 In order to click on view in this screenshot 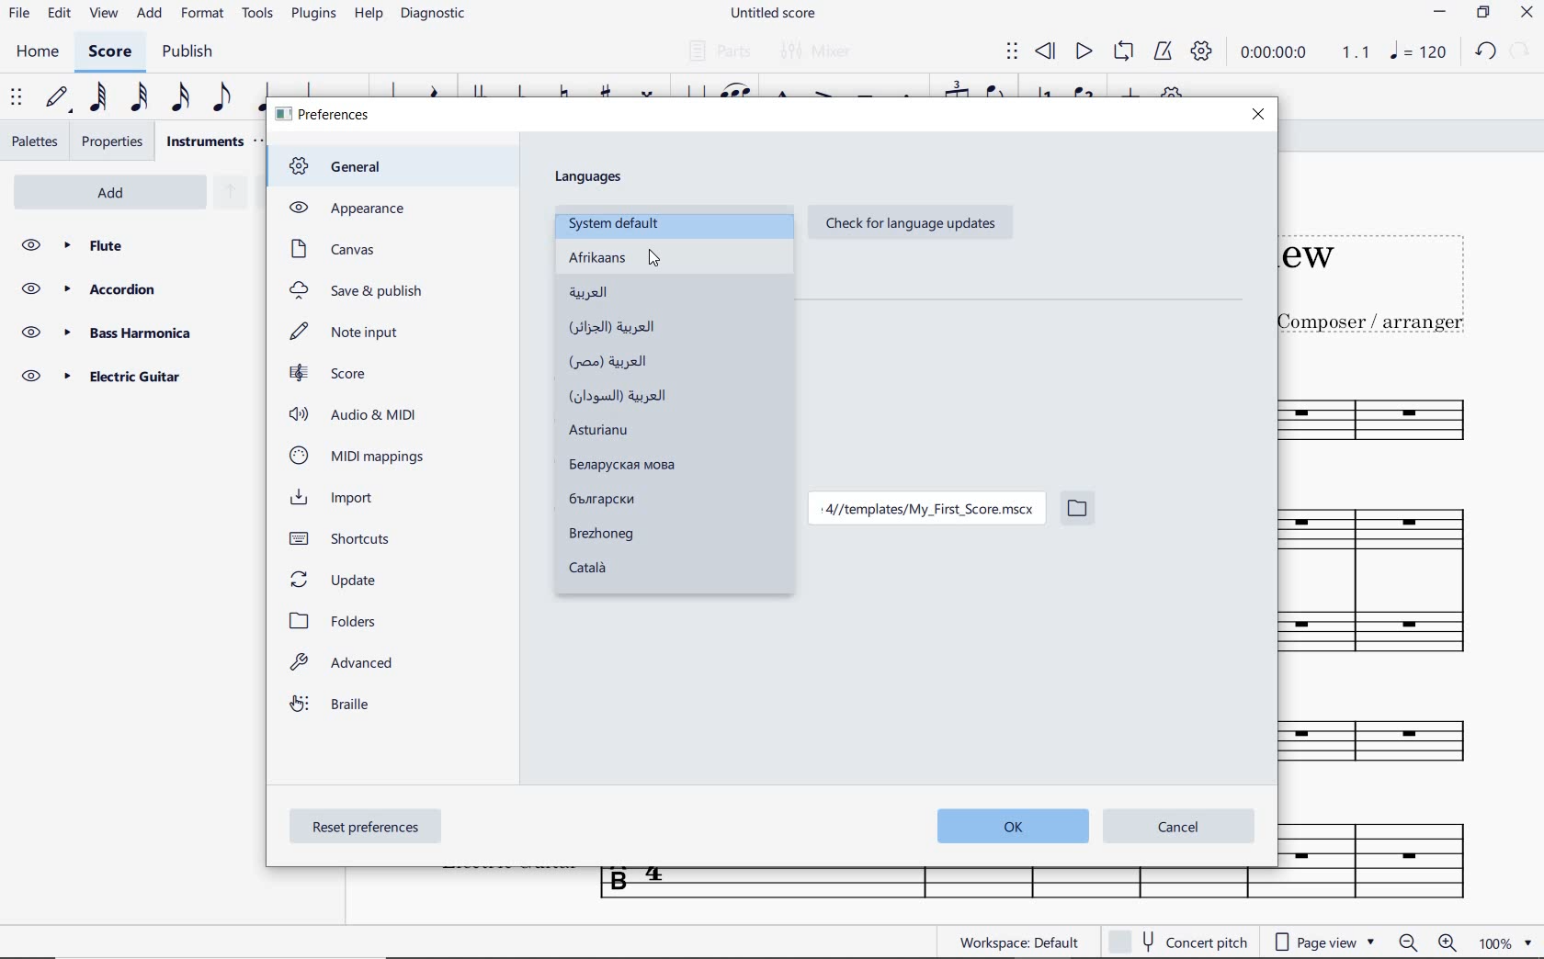, I will do `click(100, 17)`.